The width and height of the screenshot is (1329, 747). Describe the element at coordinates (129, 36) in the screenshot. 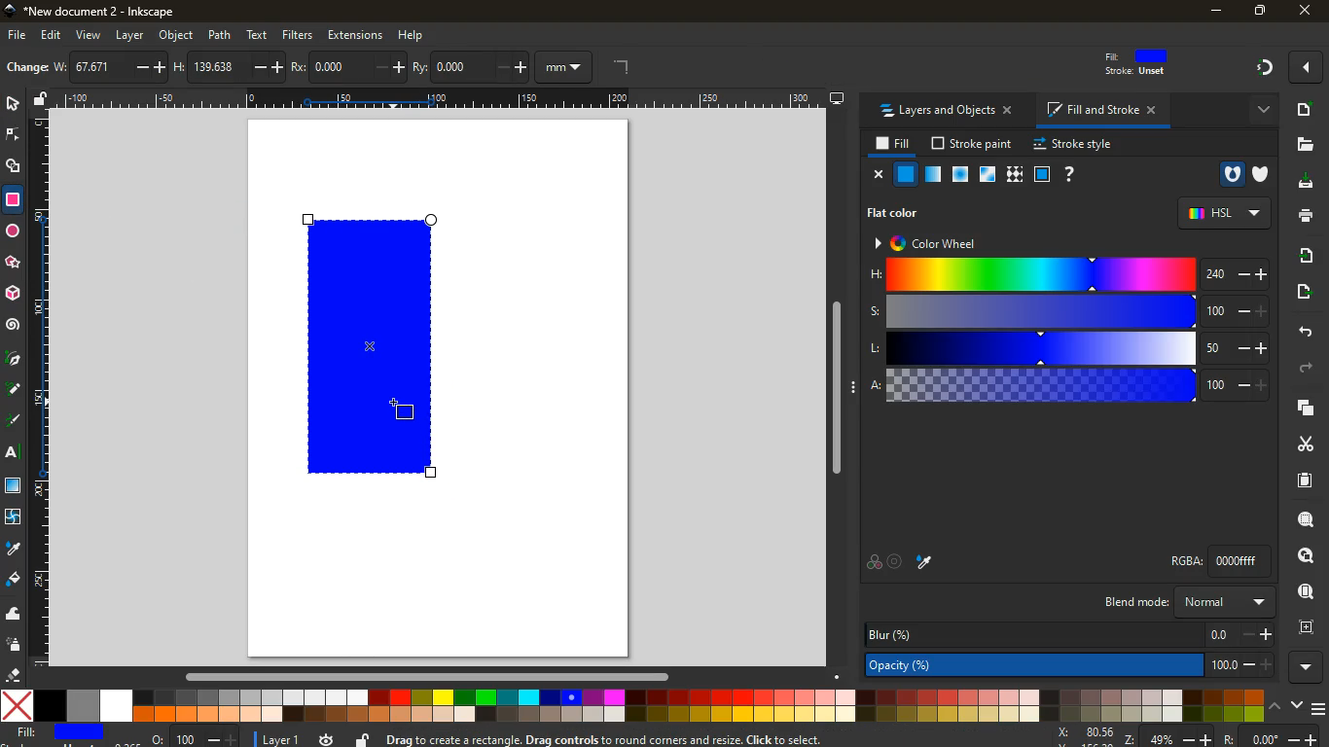

I see `layer` at that location.